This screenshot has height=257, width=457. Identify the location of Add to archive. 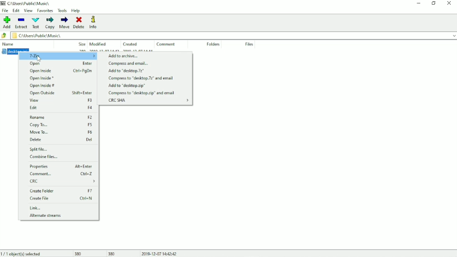
(123, 57).